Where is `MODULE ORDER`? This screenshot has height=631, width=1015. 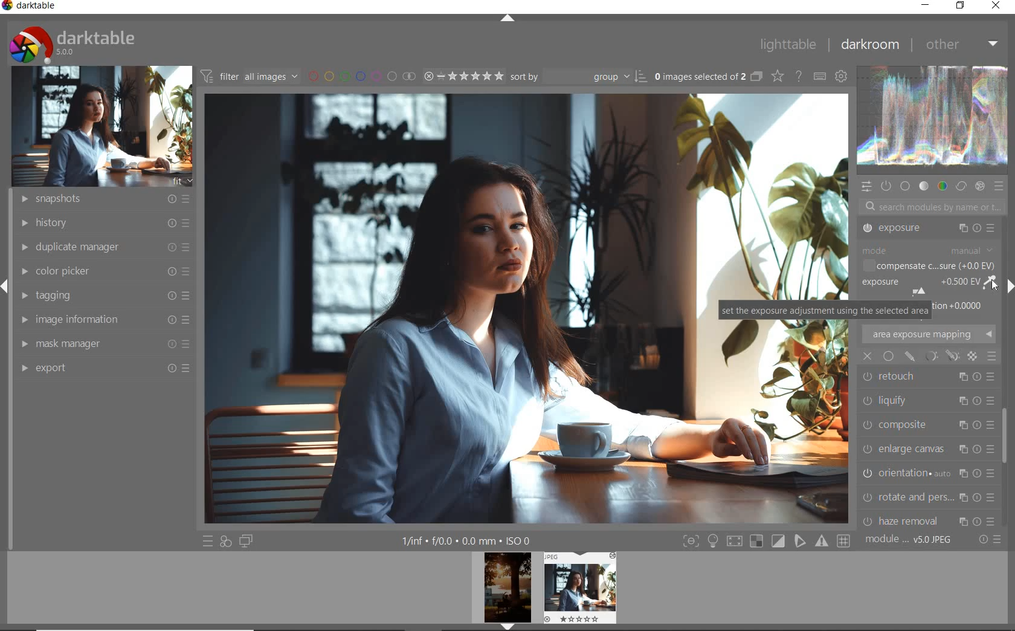 MODULE ORDER is located at coordinates (909, 540).